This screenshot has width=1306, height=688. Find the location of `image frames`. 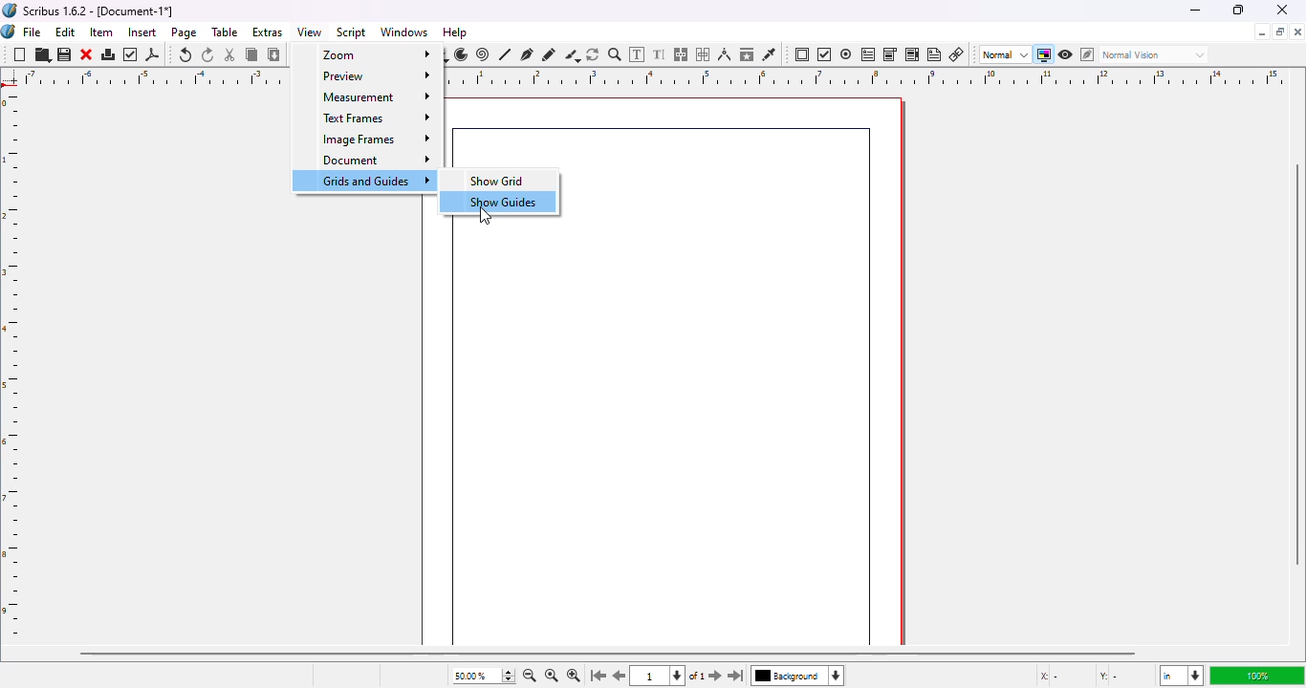

image frames is located at coordinates (367, 140).